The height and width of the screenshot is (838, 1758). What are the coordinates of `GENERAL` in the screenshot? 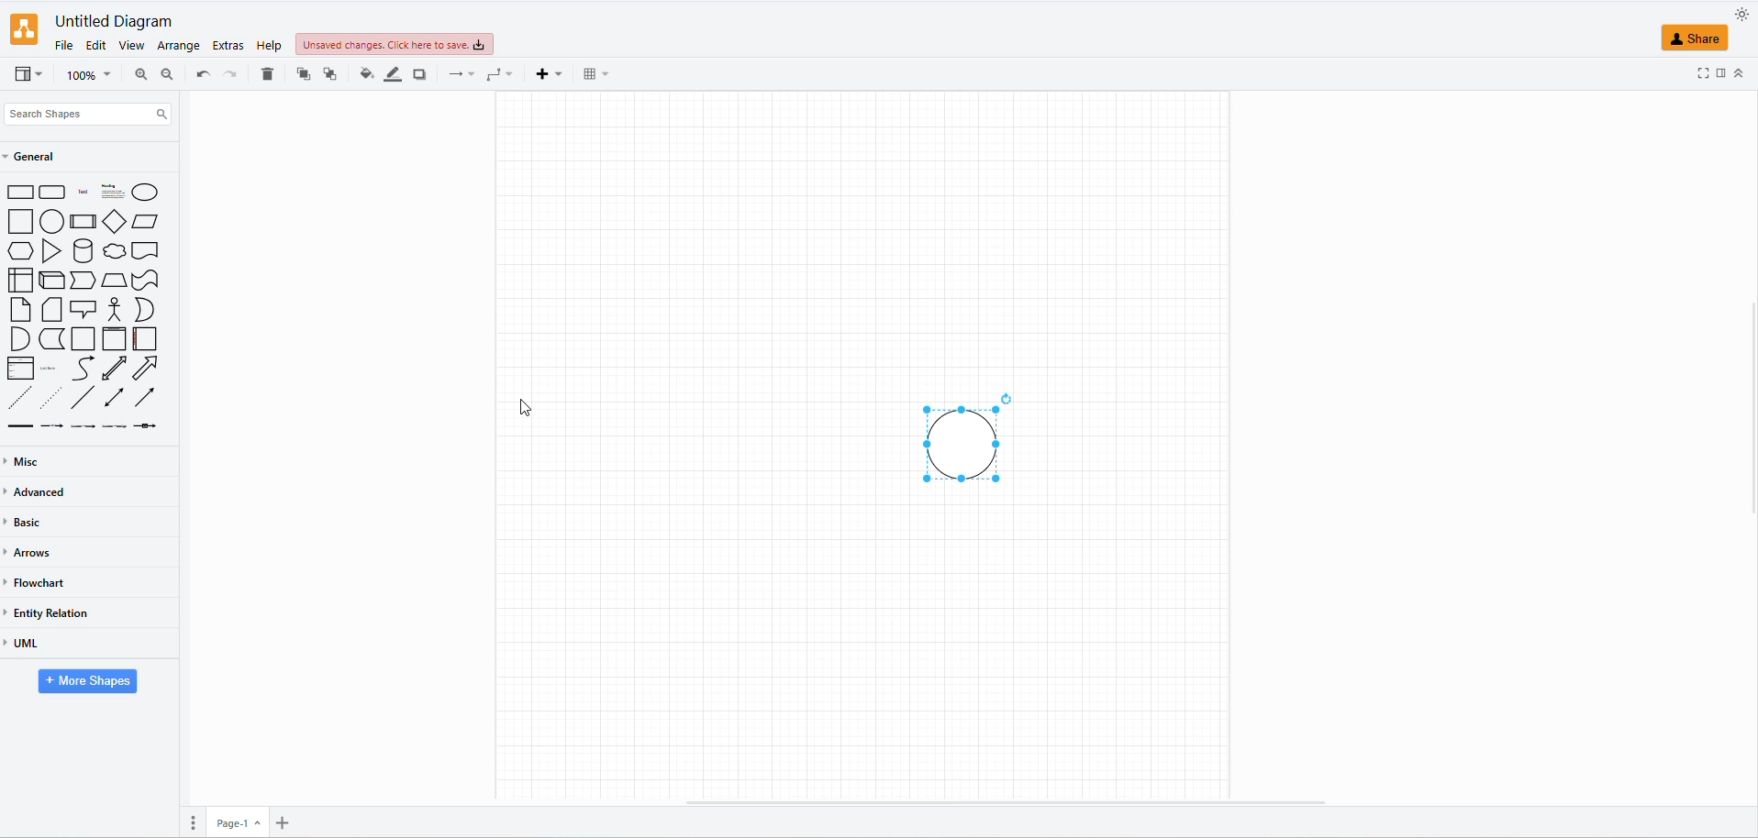 It's located at (35, 157).